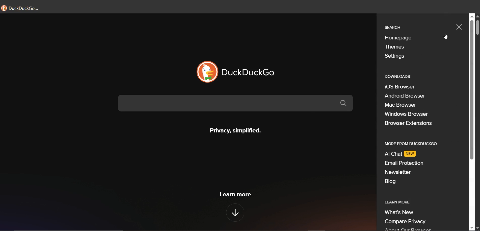  What do you see at coordinates (397, 38) in the screenshot?
I see `Homepage` at bounding box center [397, 38].